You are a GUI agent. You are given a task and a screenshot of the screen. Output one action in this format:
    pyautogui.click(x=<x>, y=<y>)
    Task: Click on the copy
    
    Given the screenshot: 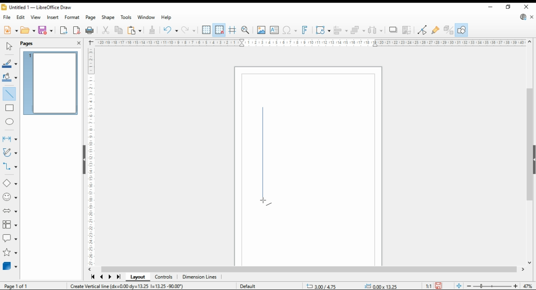 What is the action you would take?
    pyautogui.click(x=118, y=31)
    